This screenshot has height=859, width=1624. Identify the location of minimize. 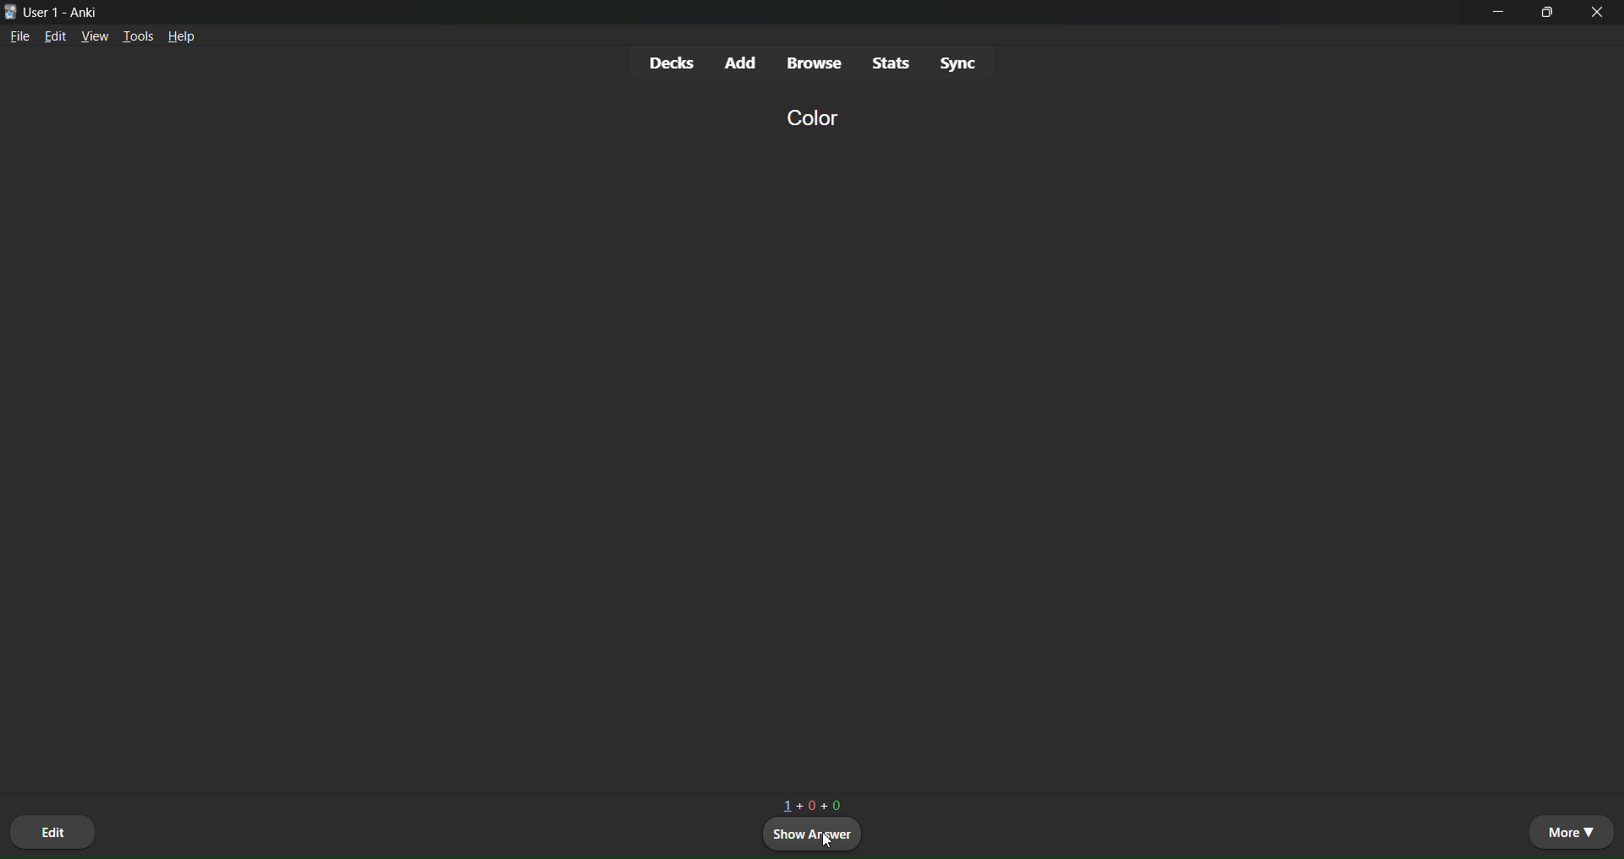
(1501, 18).